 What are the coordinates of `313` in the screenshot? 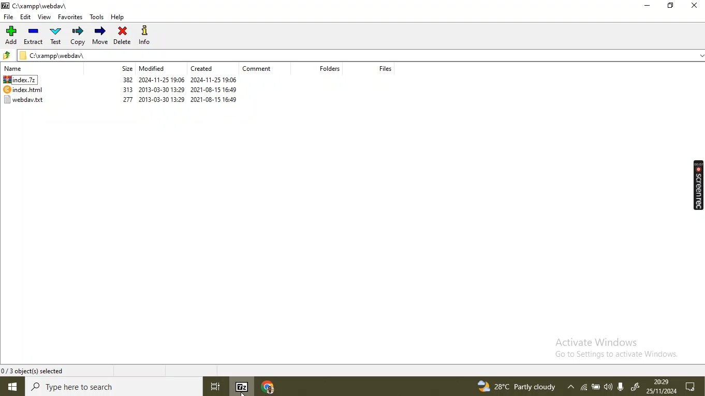 It's located at (127, 89).